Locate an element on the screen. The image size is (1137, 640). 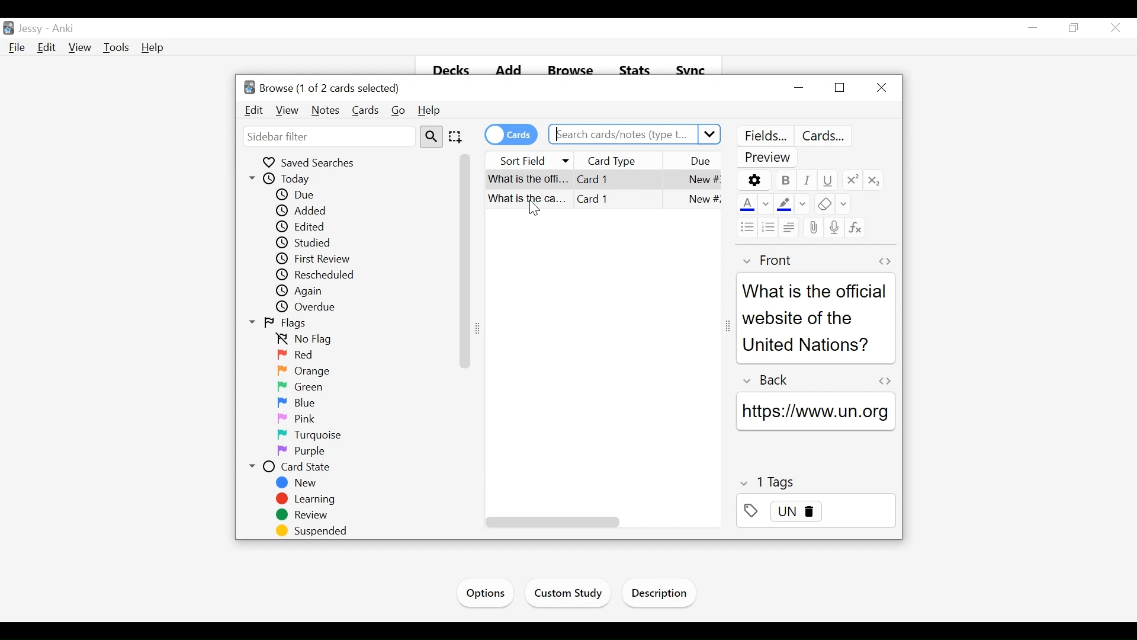
Subscript is located at coordinates (875, 180).